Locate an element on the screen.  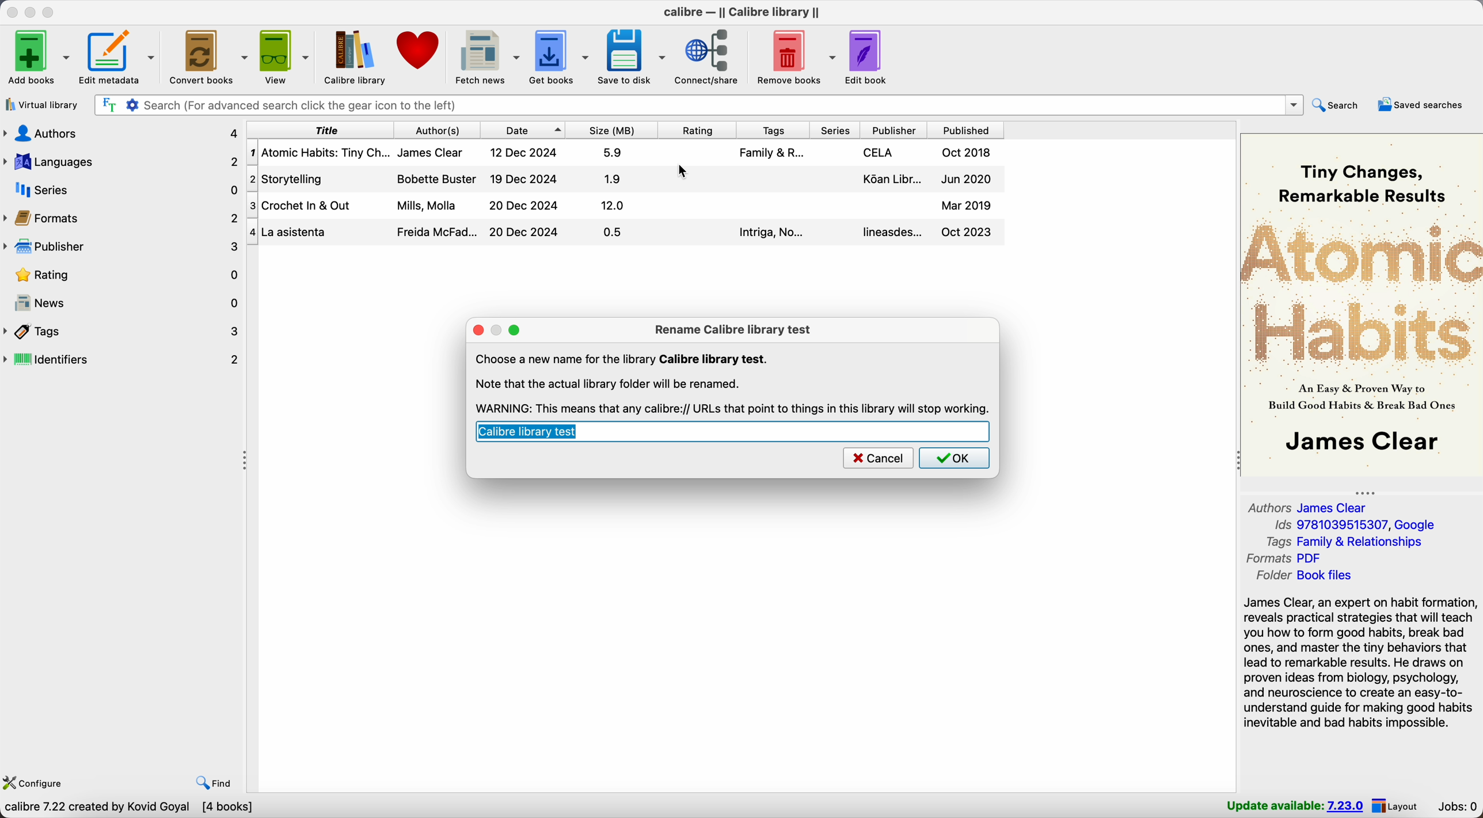
maximize popup is located at coordinates (519, 329).